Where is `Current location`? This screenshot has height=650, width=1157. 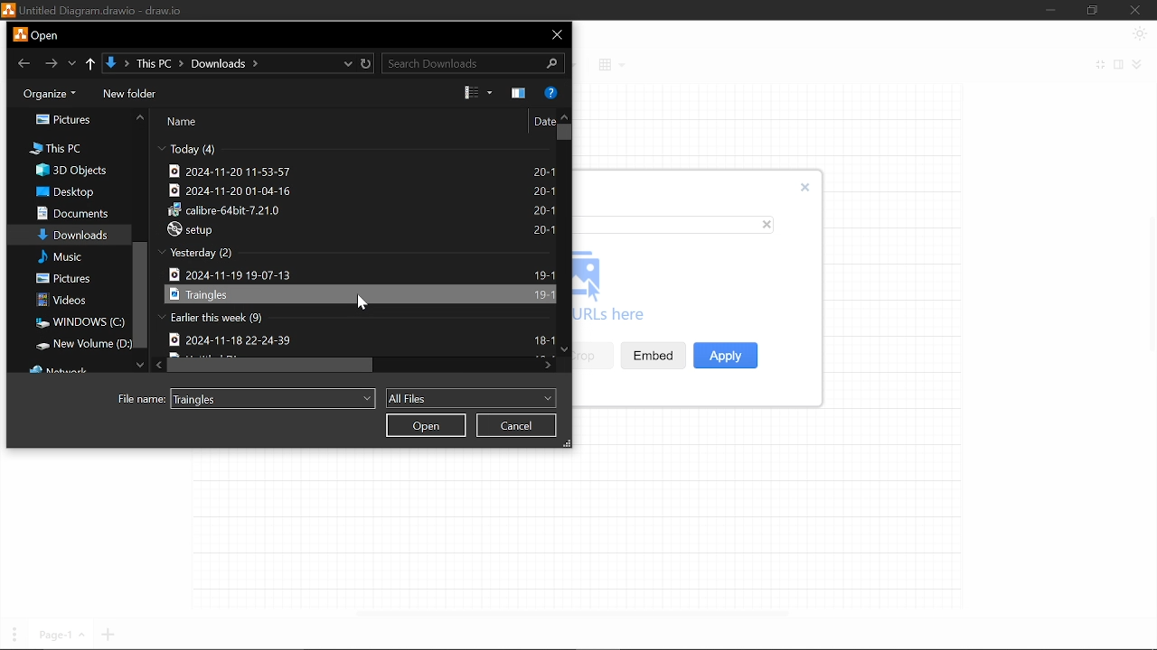
Current location is located at coordinates (349, 65).